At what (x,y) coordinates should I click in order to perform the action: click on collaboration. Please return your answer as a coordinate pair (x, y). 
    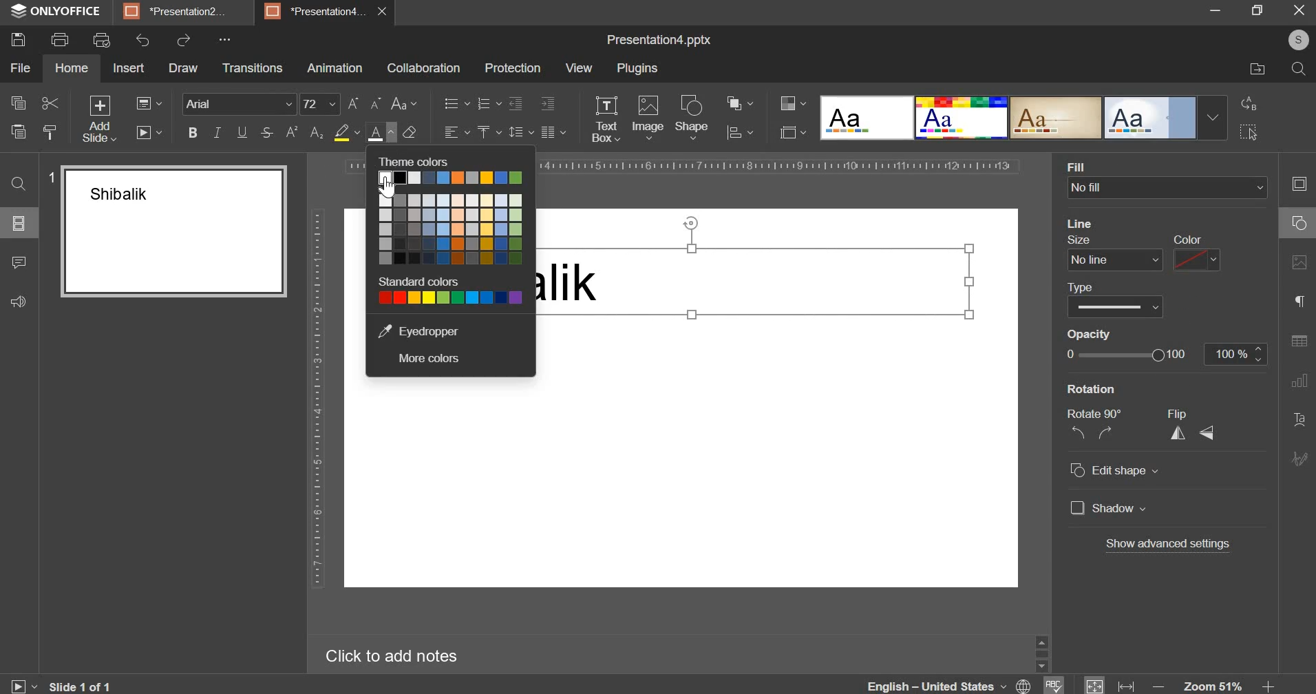
    Looking at the image, I should click on (423, 68).